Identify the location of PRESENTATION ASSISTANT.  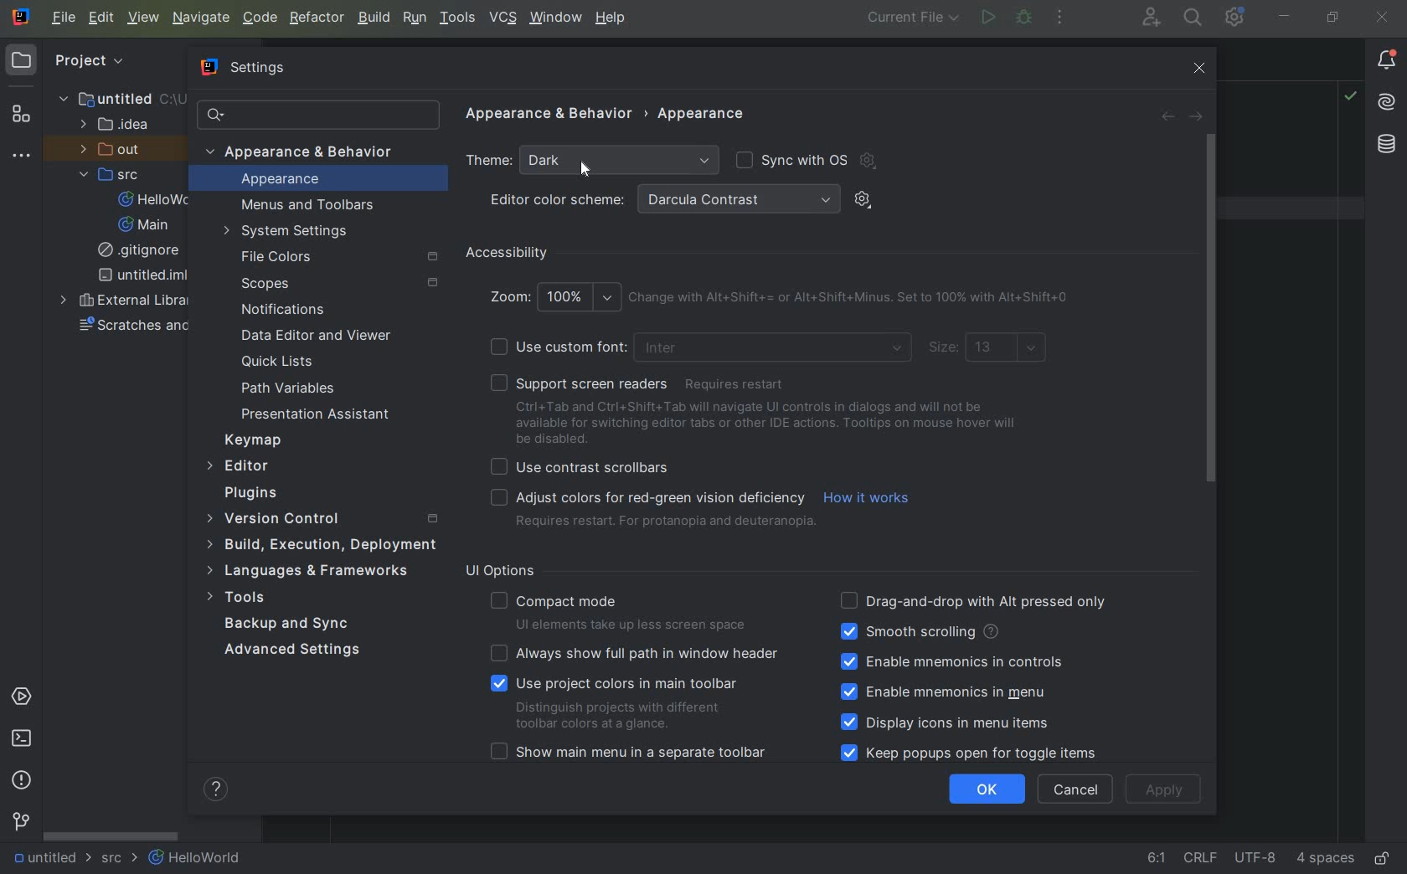
(322, 414).